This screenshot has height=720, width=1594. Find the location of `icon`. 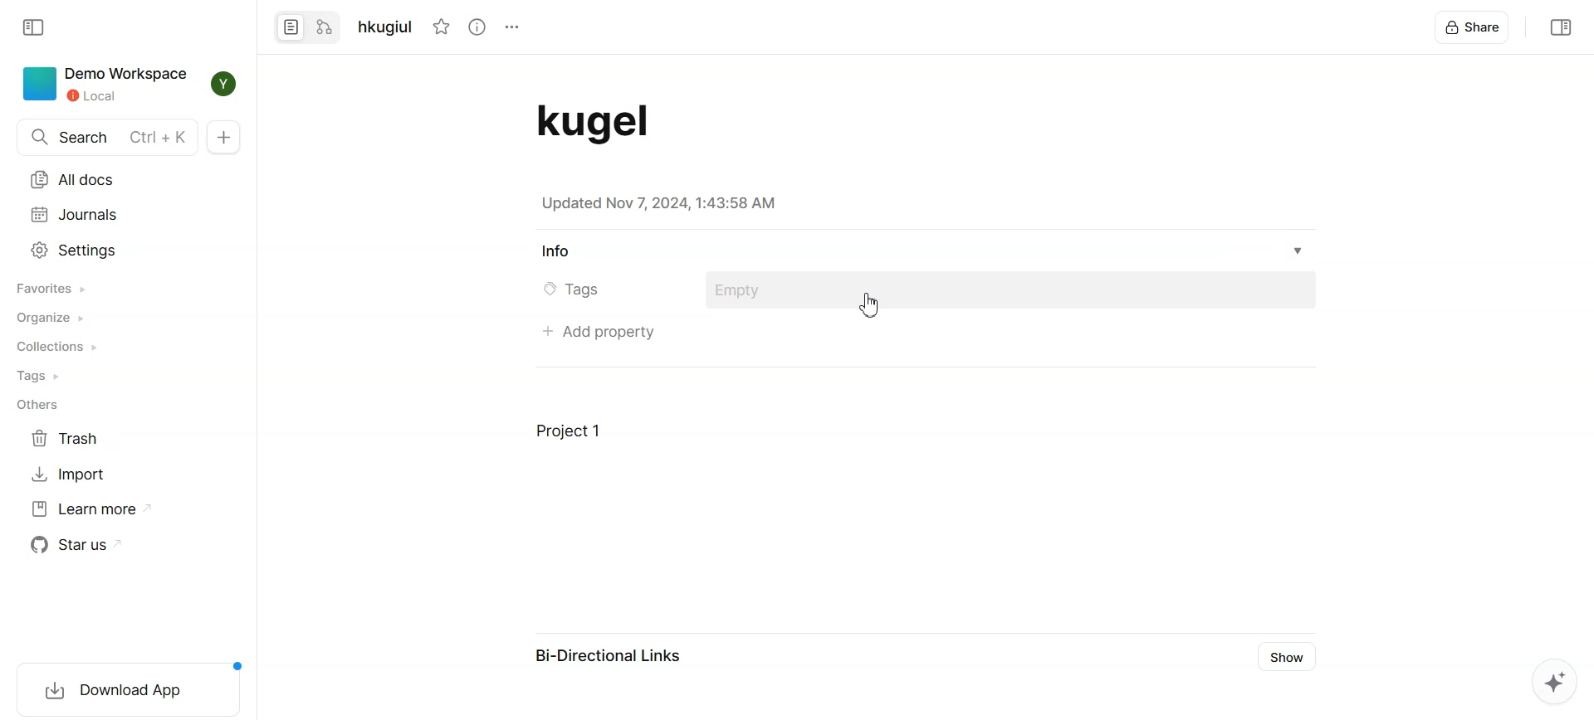

icon is located at coordinates (38, 83).